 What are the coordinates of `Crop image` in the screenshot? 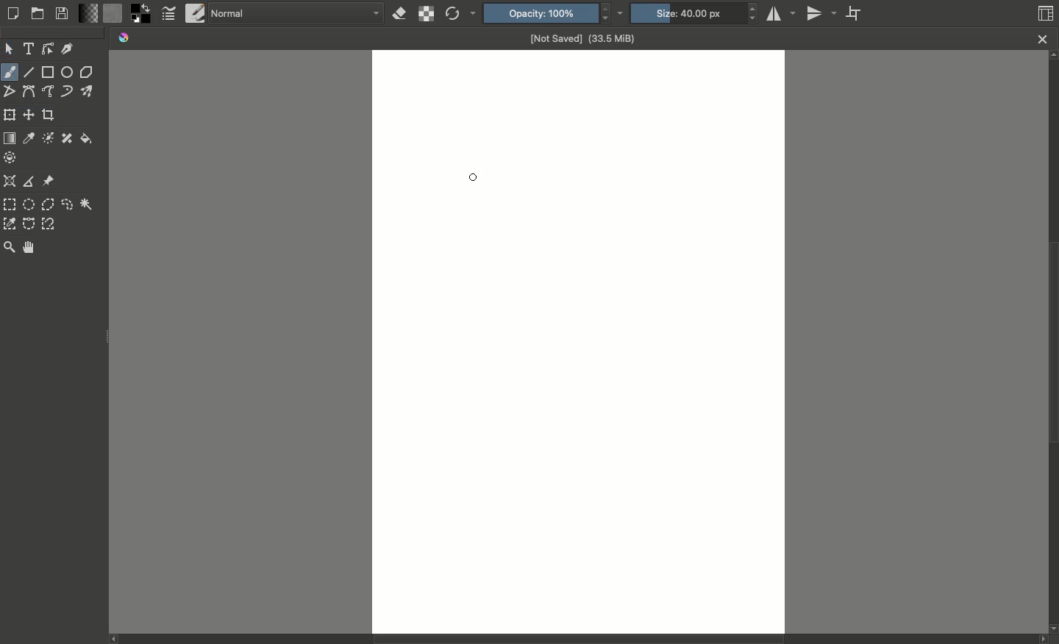 It's located at (49, 116).